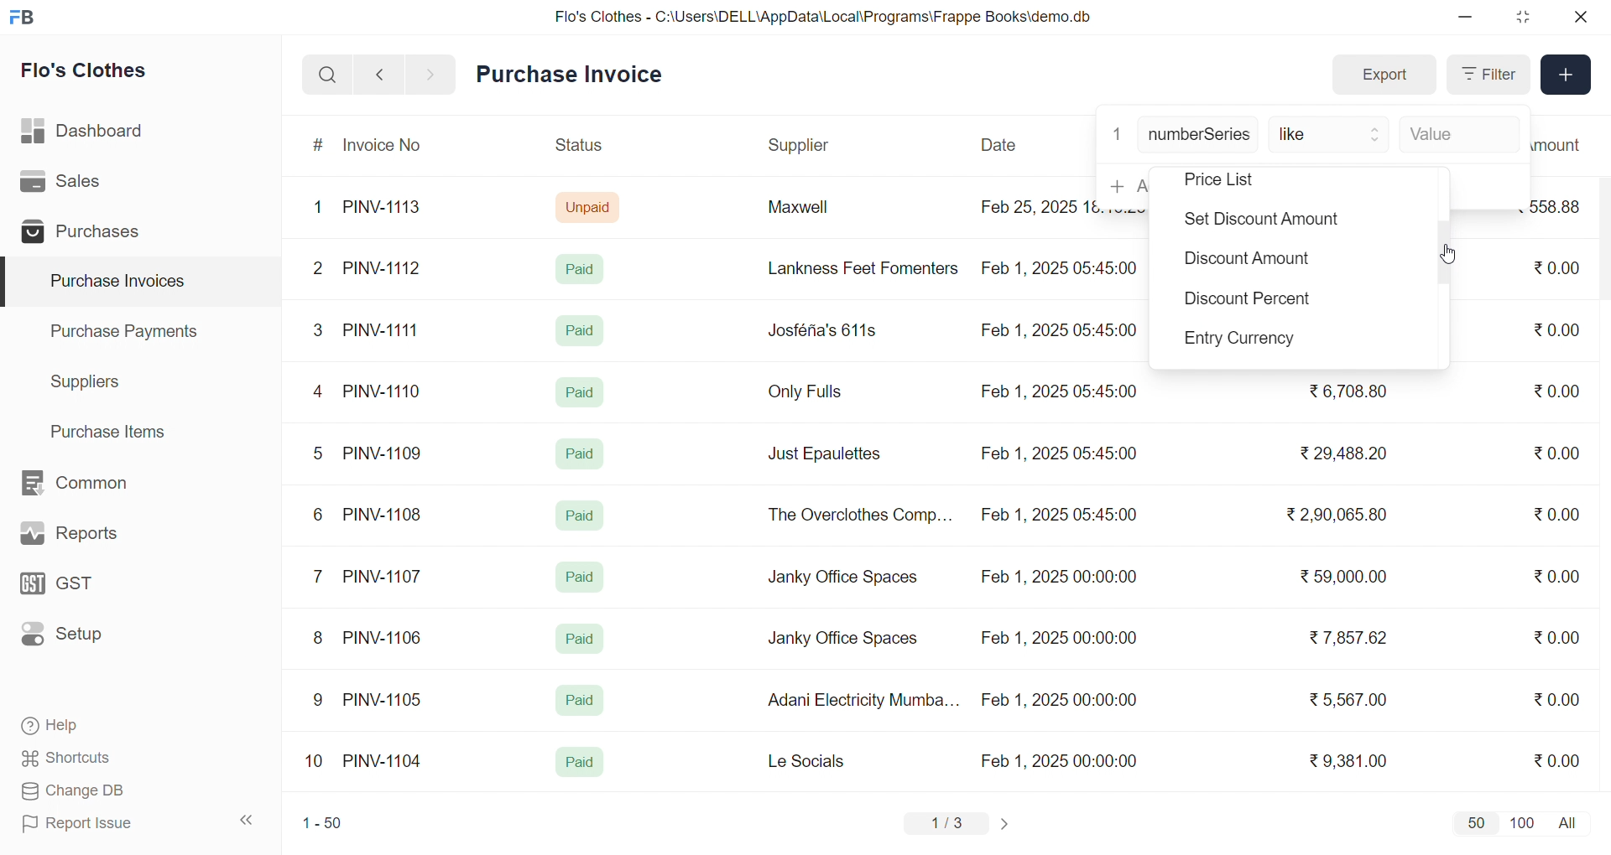 The image size is (1611, 855). What do you see at coordinates (1467, 18) in the screenshot?
I see `minimize` at bounding box center [1467, 18].